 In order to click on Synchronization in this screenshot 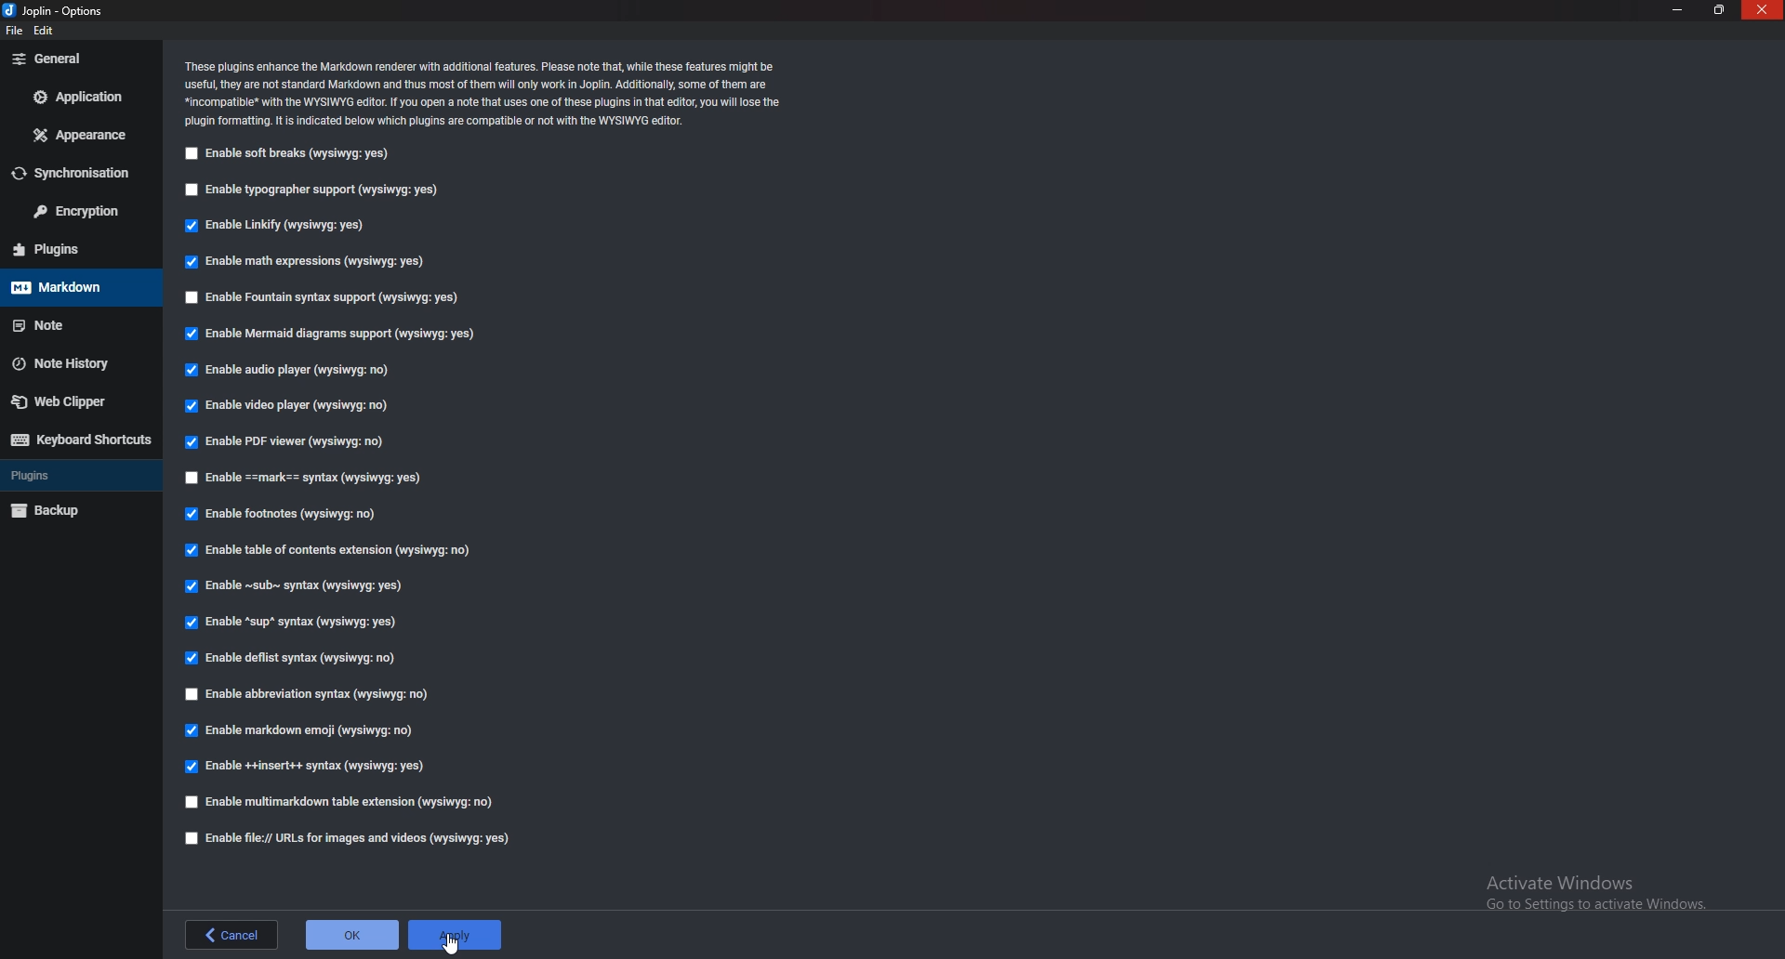, I will do `click(77, 175)`.